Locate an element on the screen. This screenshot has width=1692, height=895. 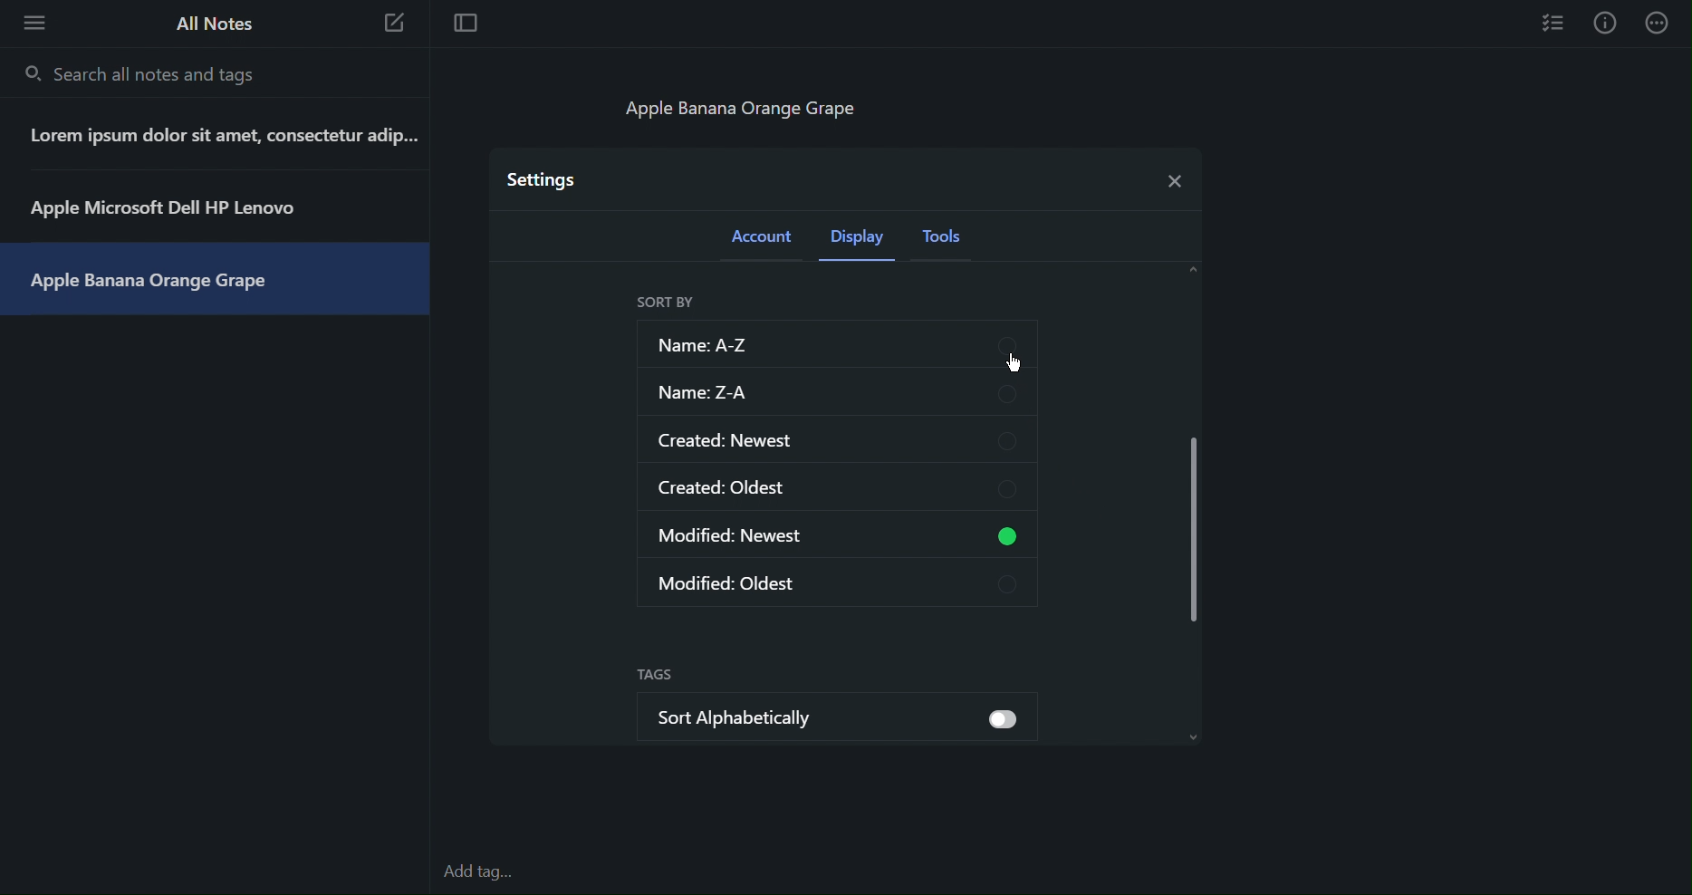
Add tag is located at coordinates (487, 873).